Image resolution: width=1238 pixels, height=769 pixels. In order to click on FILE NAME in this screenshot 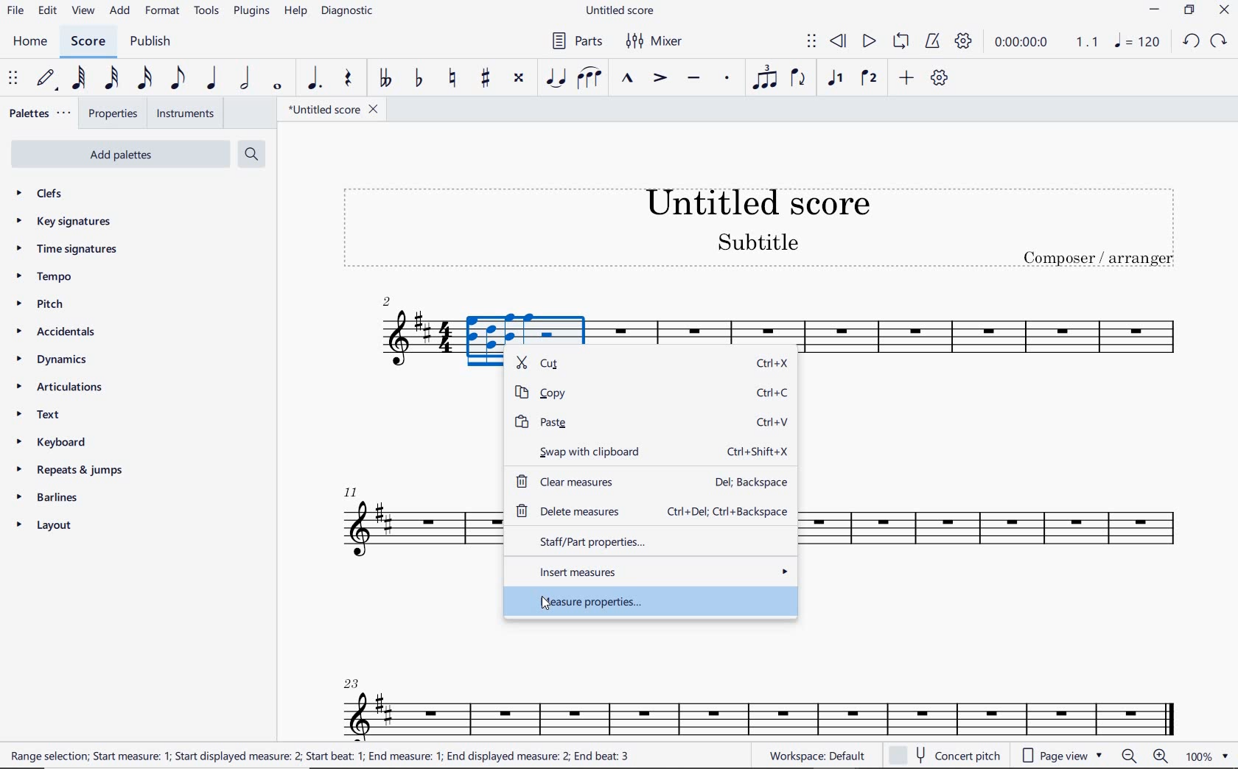, I will do `click(623, 11)`.